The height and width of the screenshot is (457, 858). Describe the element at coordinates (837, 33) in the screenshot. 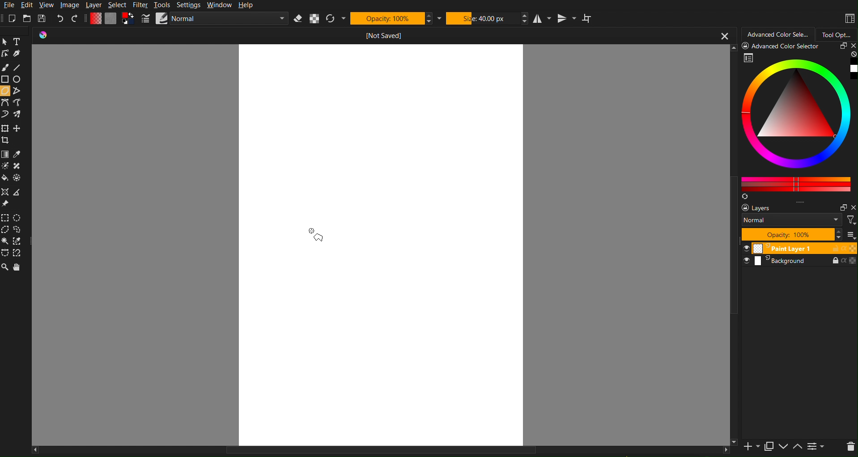

I see `Tool Options` at that location.